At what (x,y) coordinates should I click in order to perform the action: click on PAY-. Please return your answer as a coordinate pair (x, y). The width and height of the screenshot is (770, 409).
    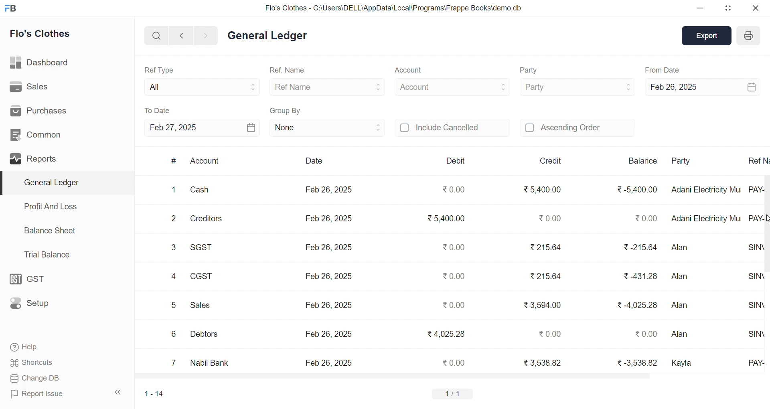
    Looking at the image, I should click on (751, 217).